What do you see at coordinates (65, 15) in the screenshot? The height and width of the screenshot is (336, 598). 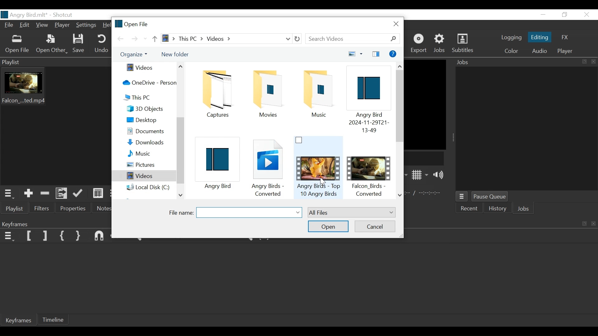 I see `Shotcut` at bounding box center [65, 15].